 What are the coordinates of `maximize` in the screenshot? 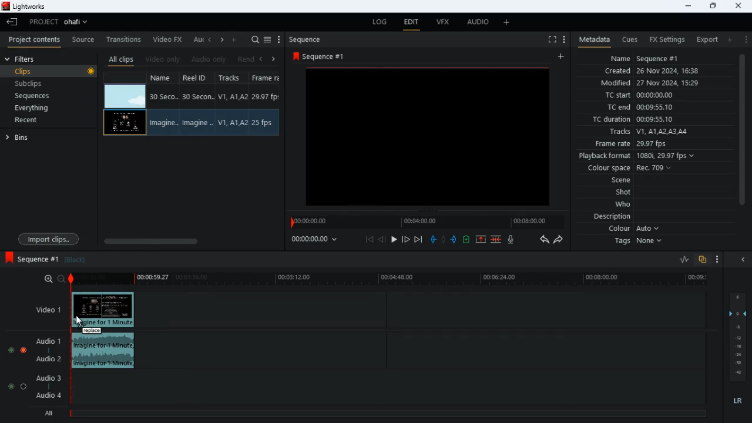 It's located at (713, 6).